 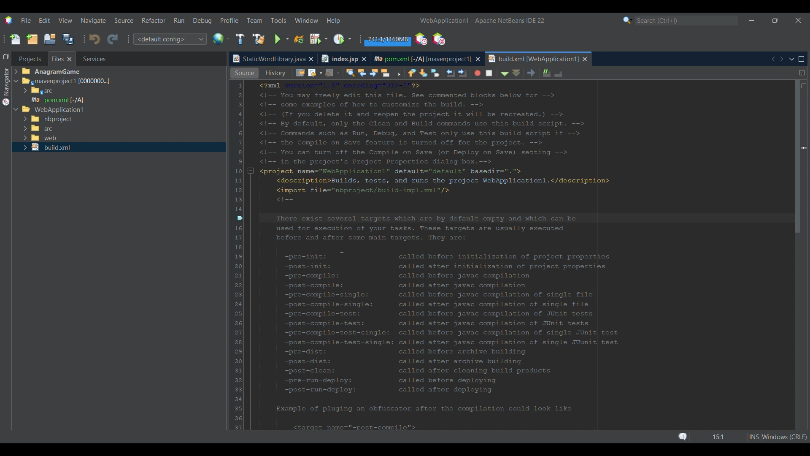 What do you see at coordinates (775, 20) in the screenshot?
I see `Show in smaller tab` at bounding box center [775, 20].